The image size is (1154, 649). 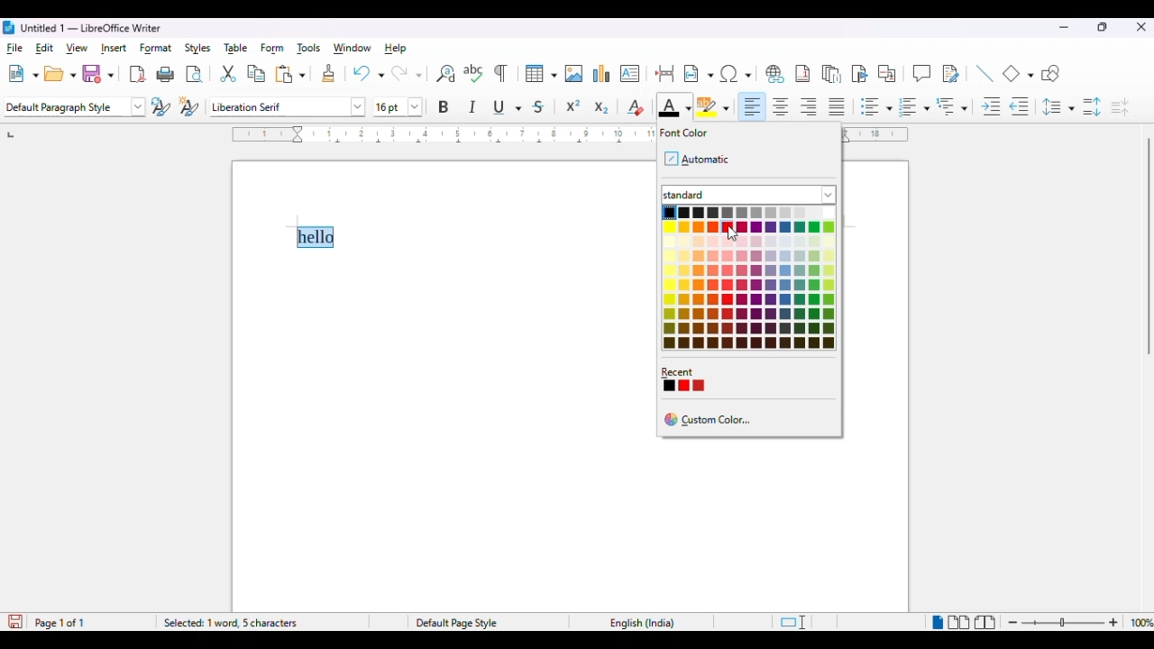 I want to click on insert comment, so click(x=921, y=73).